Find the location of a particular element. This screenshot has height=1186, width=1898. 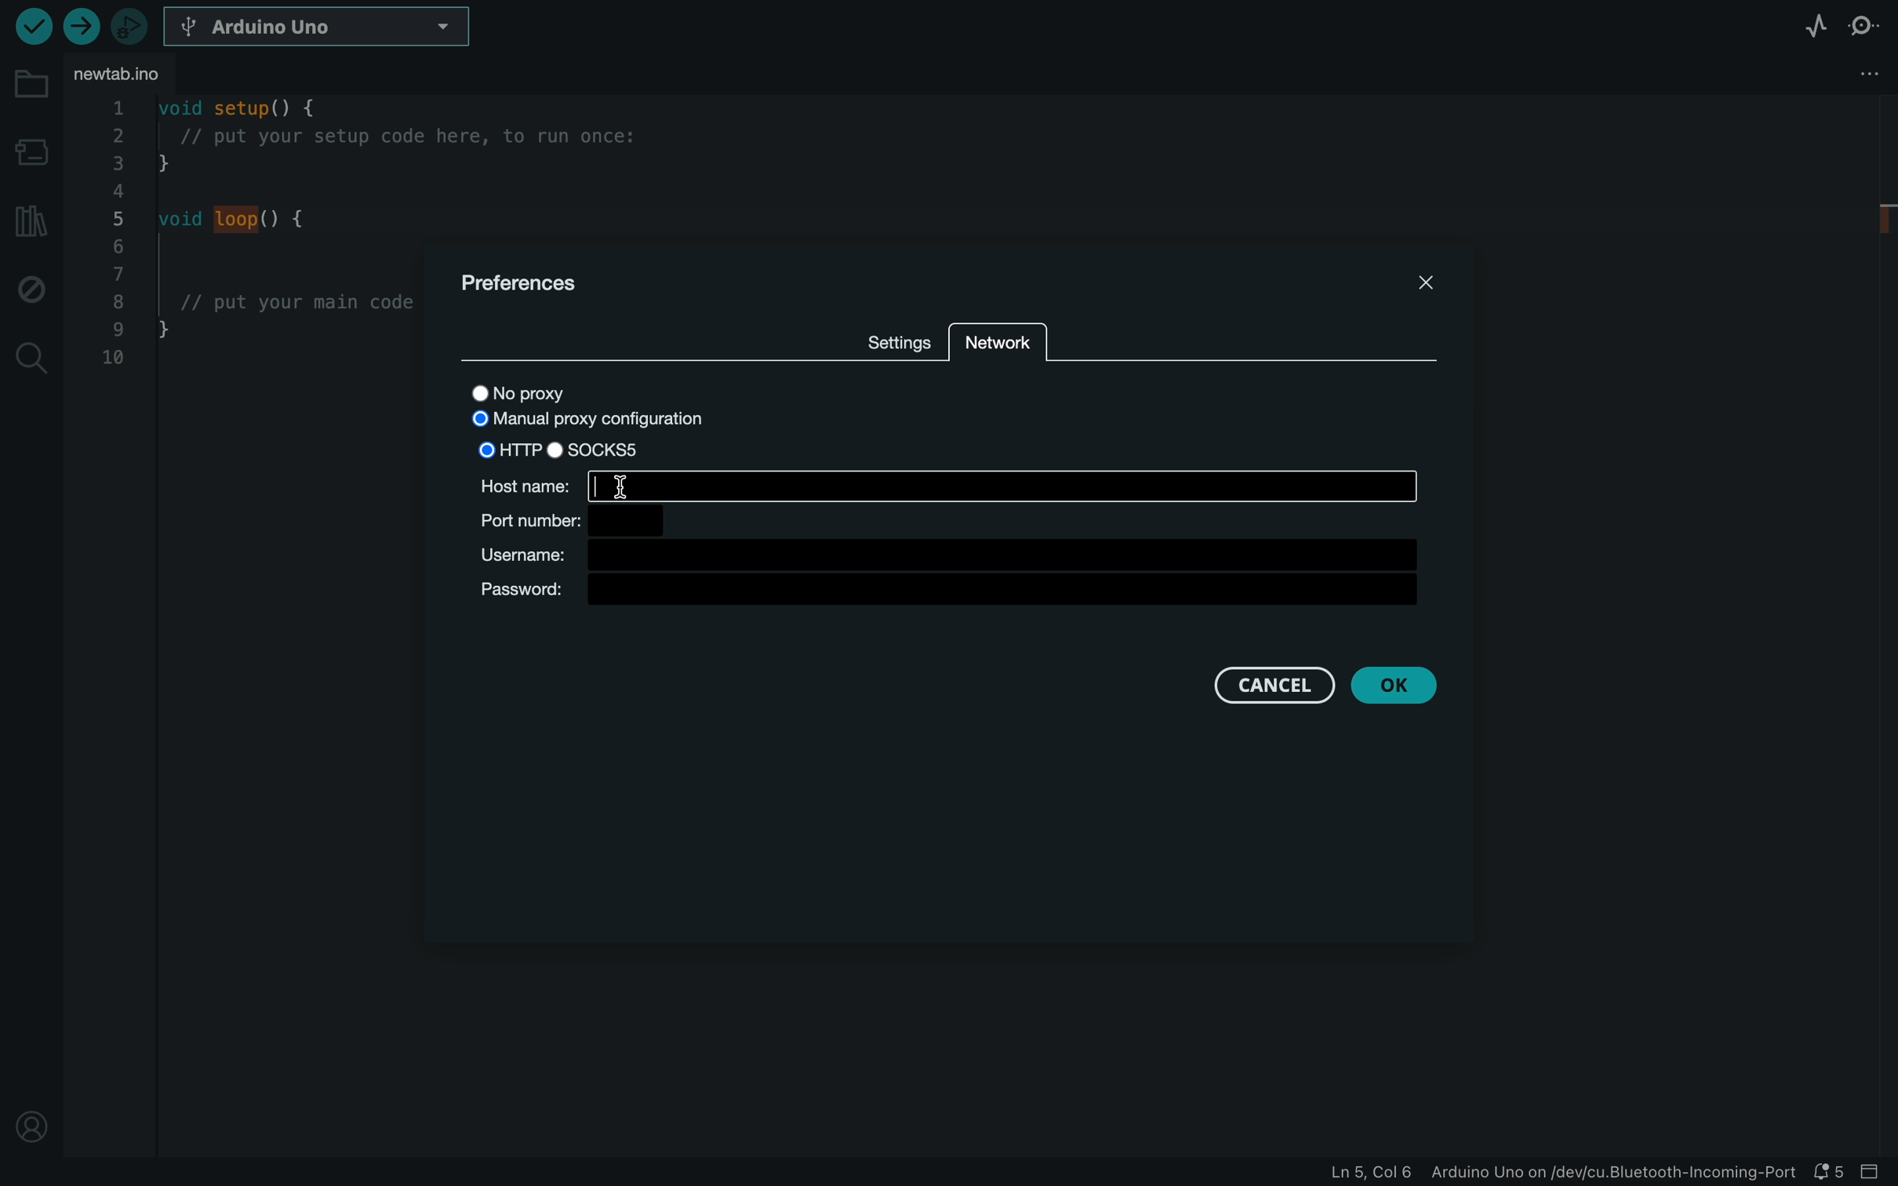

debug is located at coordinates (31, 286).